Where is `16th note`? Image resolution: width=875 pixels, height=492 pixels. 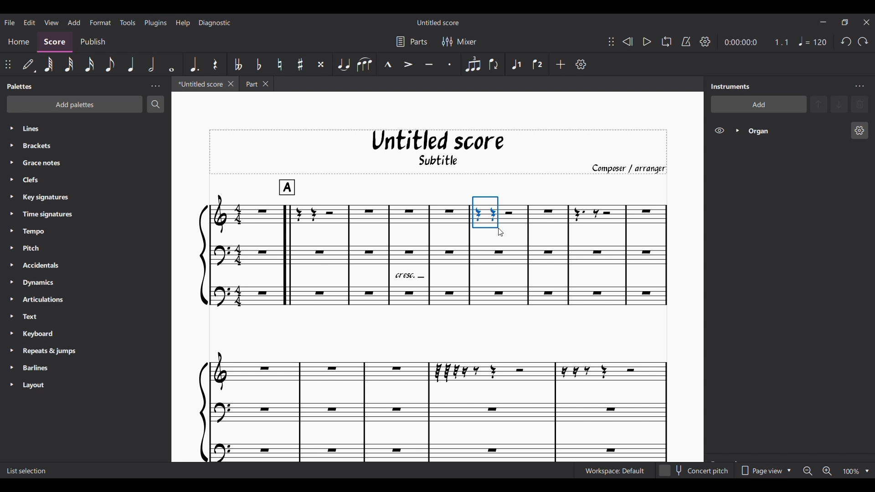
16th note is located at coordinates (89, 65).